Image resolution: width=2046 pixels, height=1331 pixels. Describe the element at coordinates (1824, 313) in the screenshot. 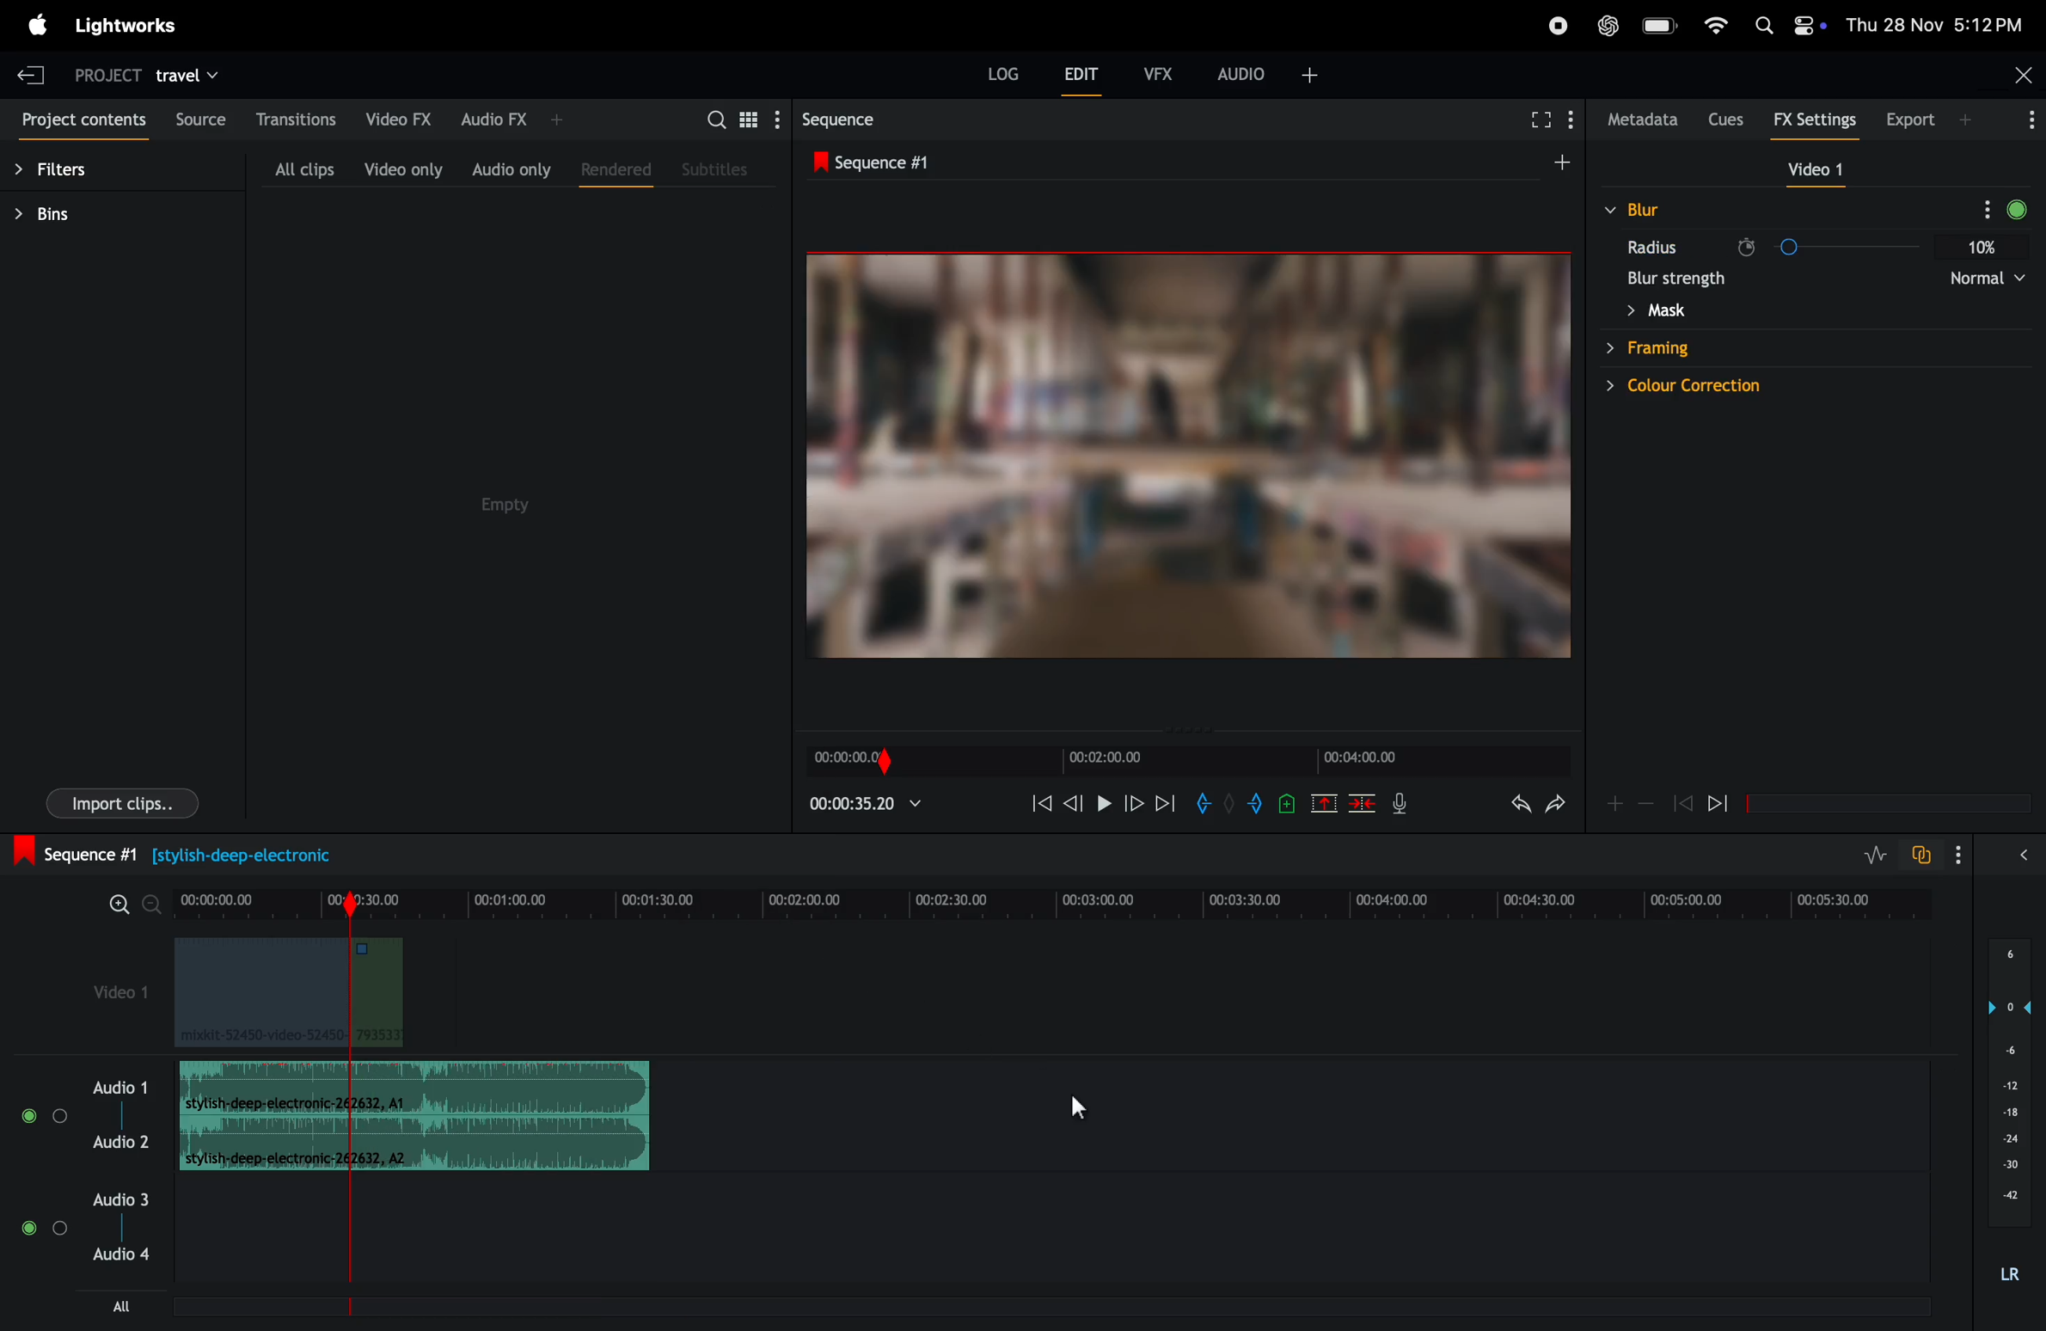

I see `mask` at that location.